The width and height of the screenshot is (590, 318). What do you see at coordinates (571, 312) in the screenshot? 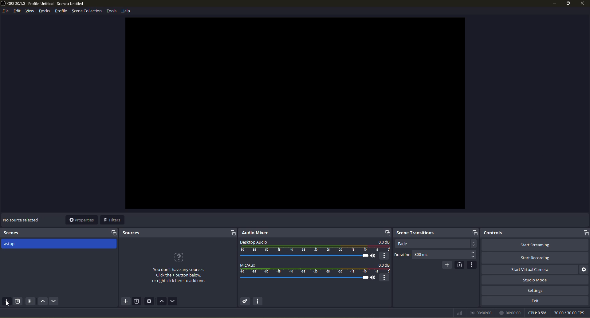
I see `fps` at bounding box center [571, 312].